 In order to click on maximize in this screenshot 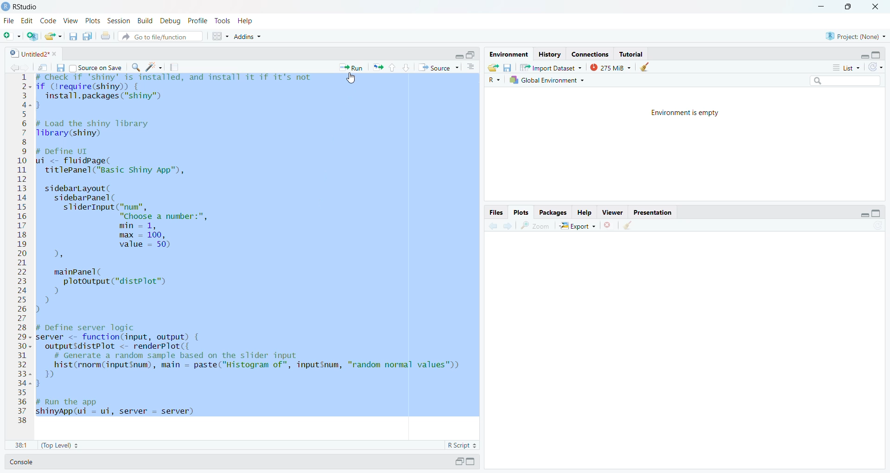, I will do `click(877, 213)`.